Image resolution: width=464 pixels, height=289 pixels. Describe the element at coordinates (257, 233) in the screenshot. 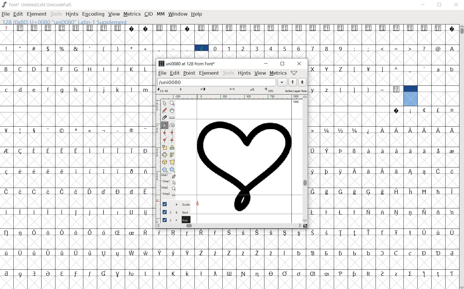

I see `glyph` at that location.